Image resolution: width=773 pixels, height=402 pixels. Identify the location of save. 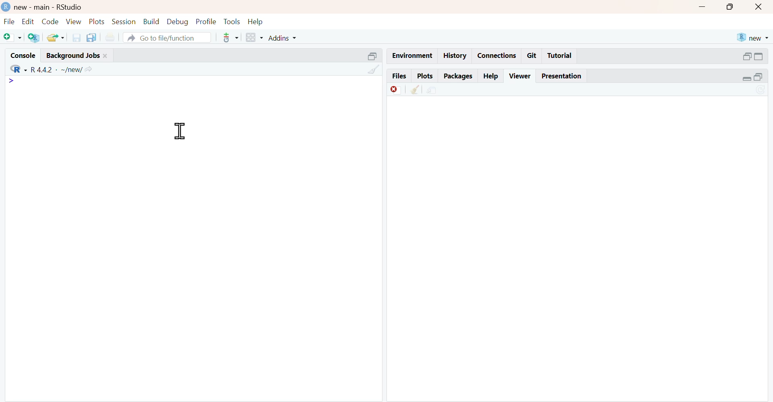
(76, 38).